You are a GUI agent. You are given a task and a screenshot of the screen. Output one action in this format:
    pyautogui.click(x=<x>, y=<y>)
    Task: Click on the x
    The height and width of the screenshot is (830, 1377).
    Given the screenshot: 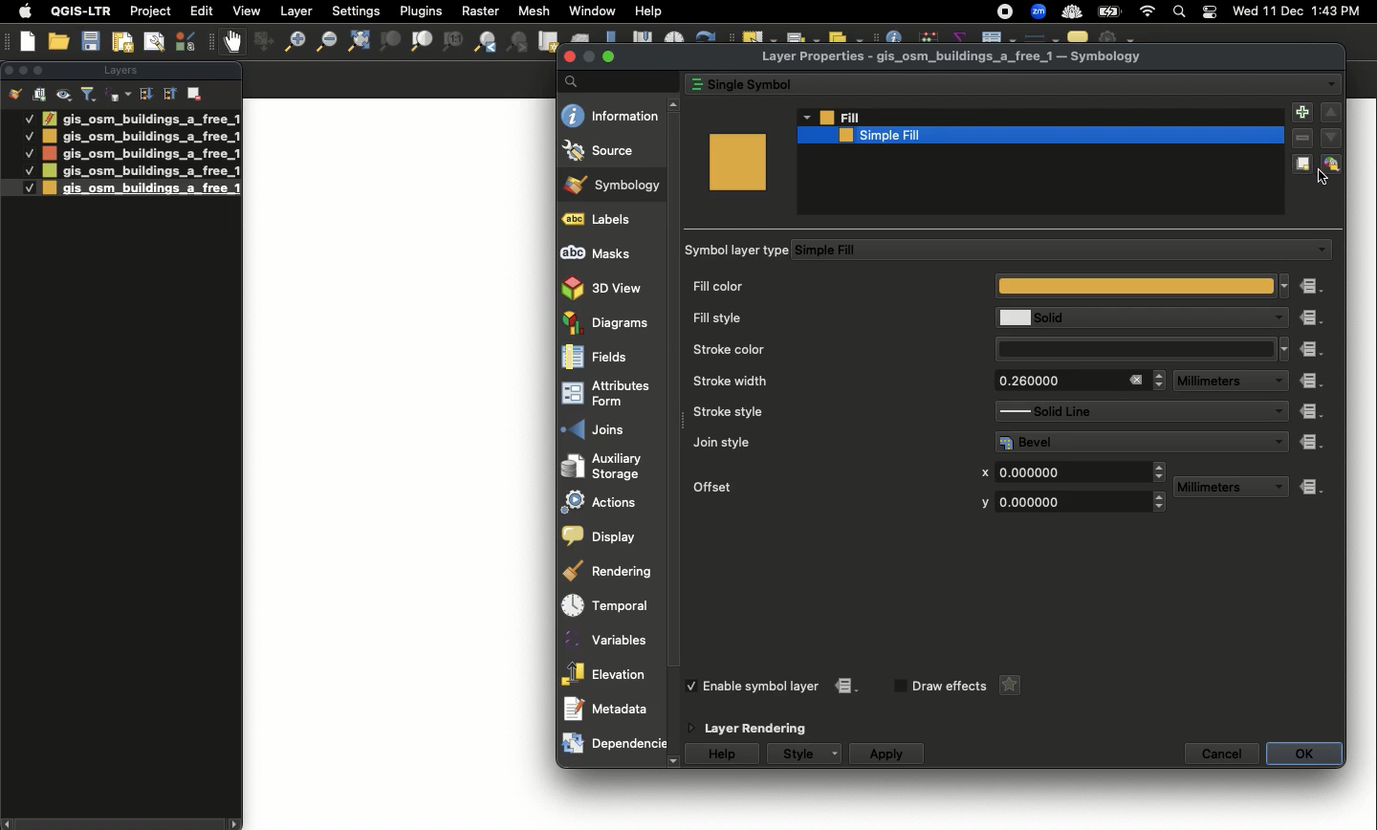 What is the action you would take?
    pyautogui.click(x=984, y=473)
    